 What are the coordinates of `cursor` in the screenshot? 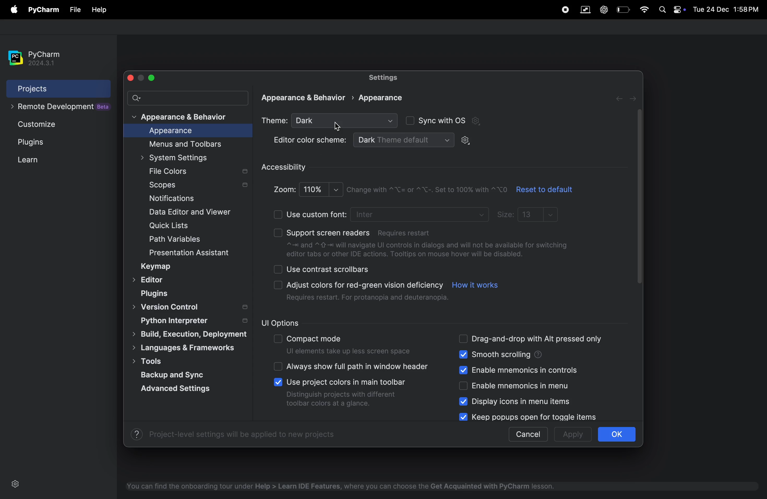 It's located at (342, 126).